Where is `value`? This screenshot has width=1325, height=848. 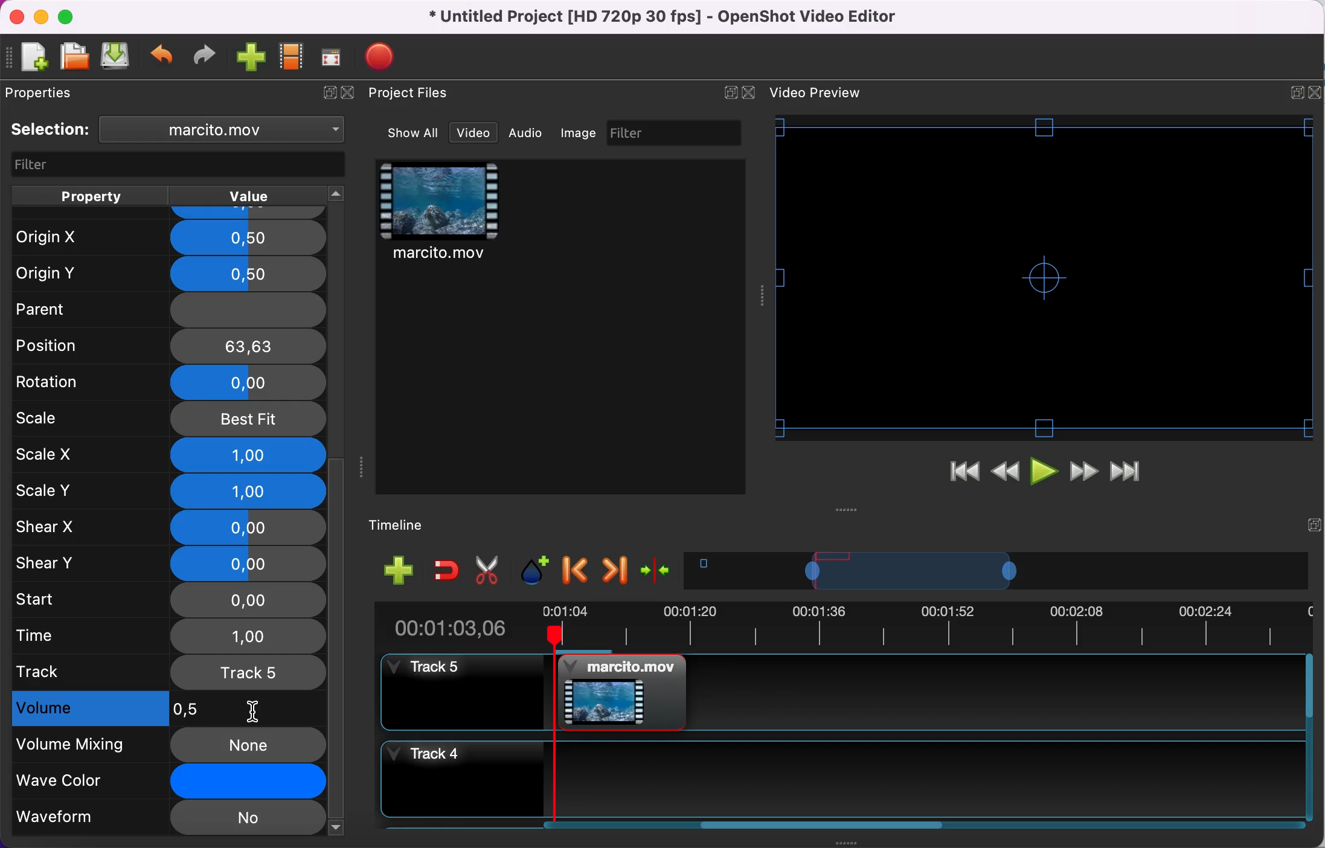
value is located at coordinates (246, 196).